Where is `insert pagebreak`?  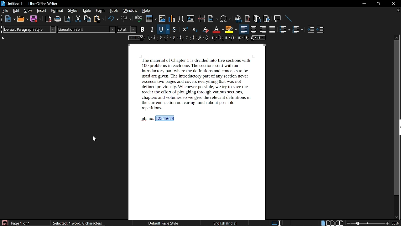
insert pagebreak is located at coordinates (201, 19).